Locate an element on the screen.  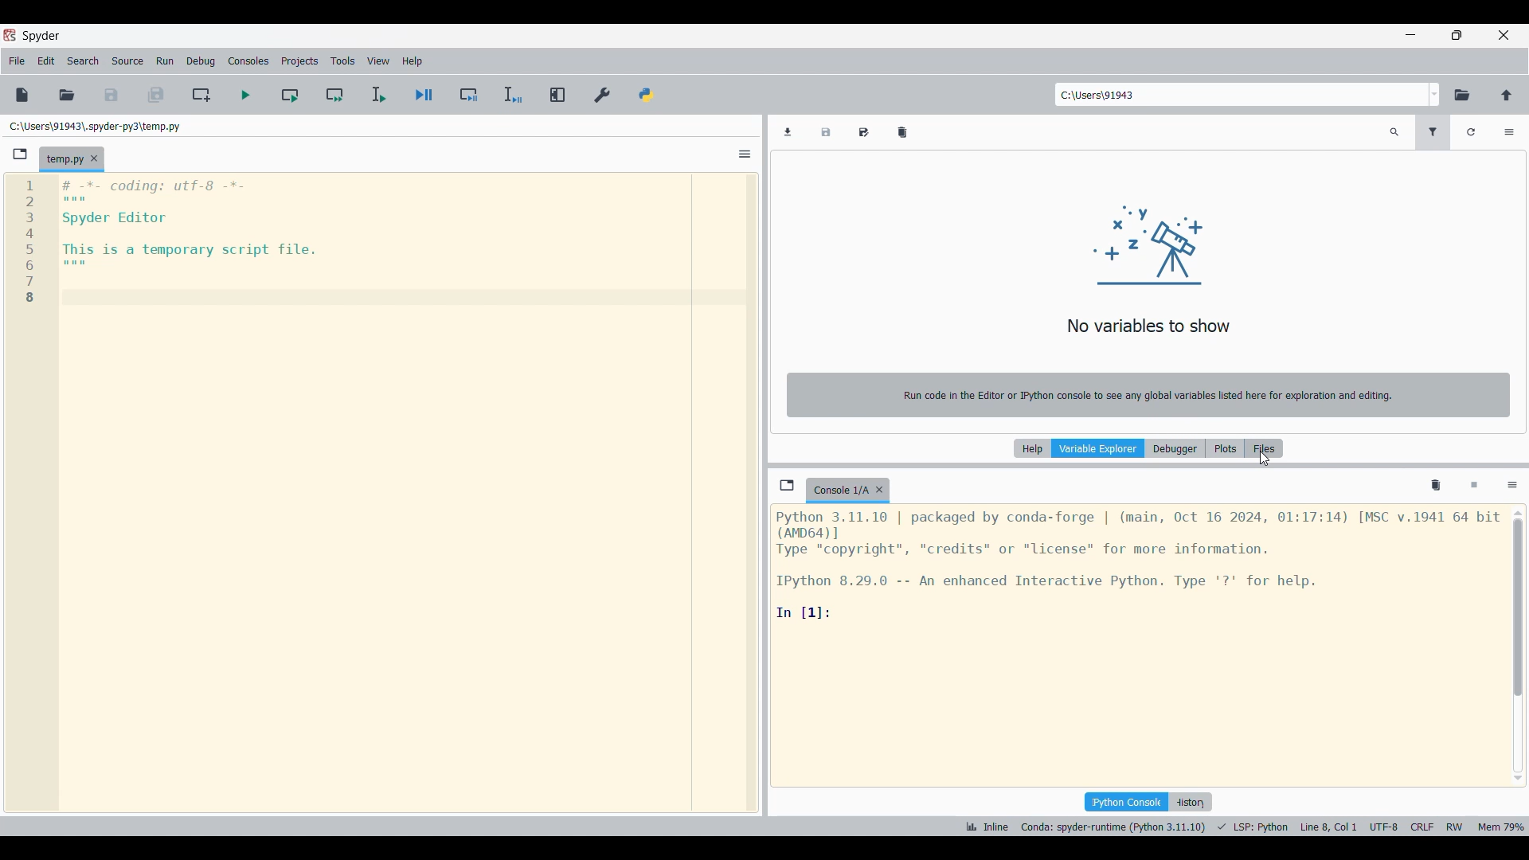
PYTHONPATH manager is located at coordinates (647, 96).